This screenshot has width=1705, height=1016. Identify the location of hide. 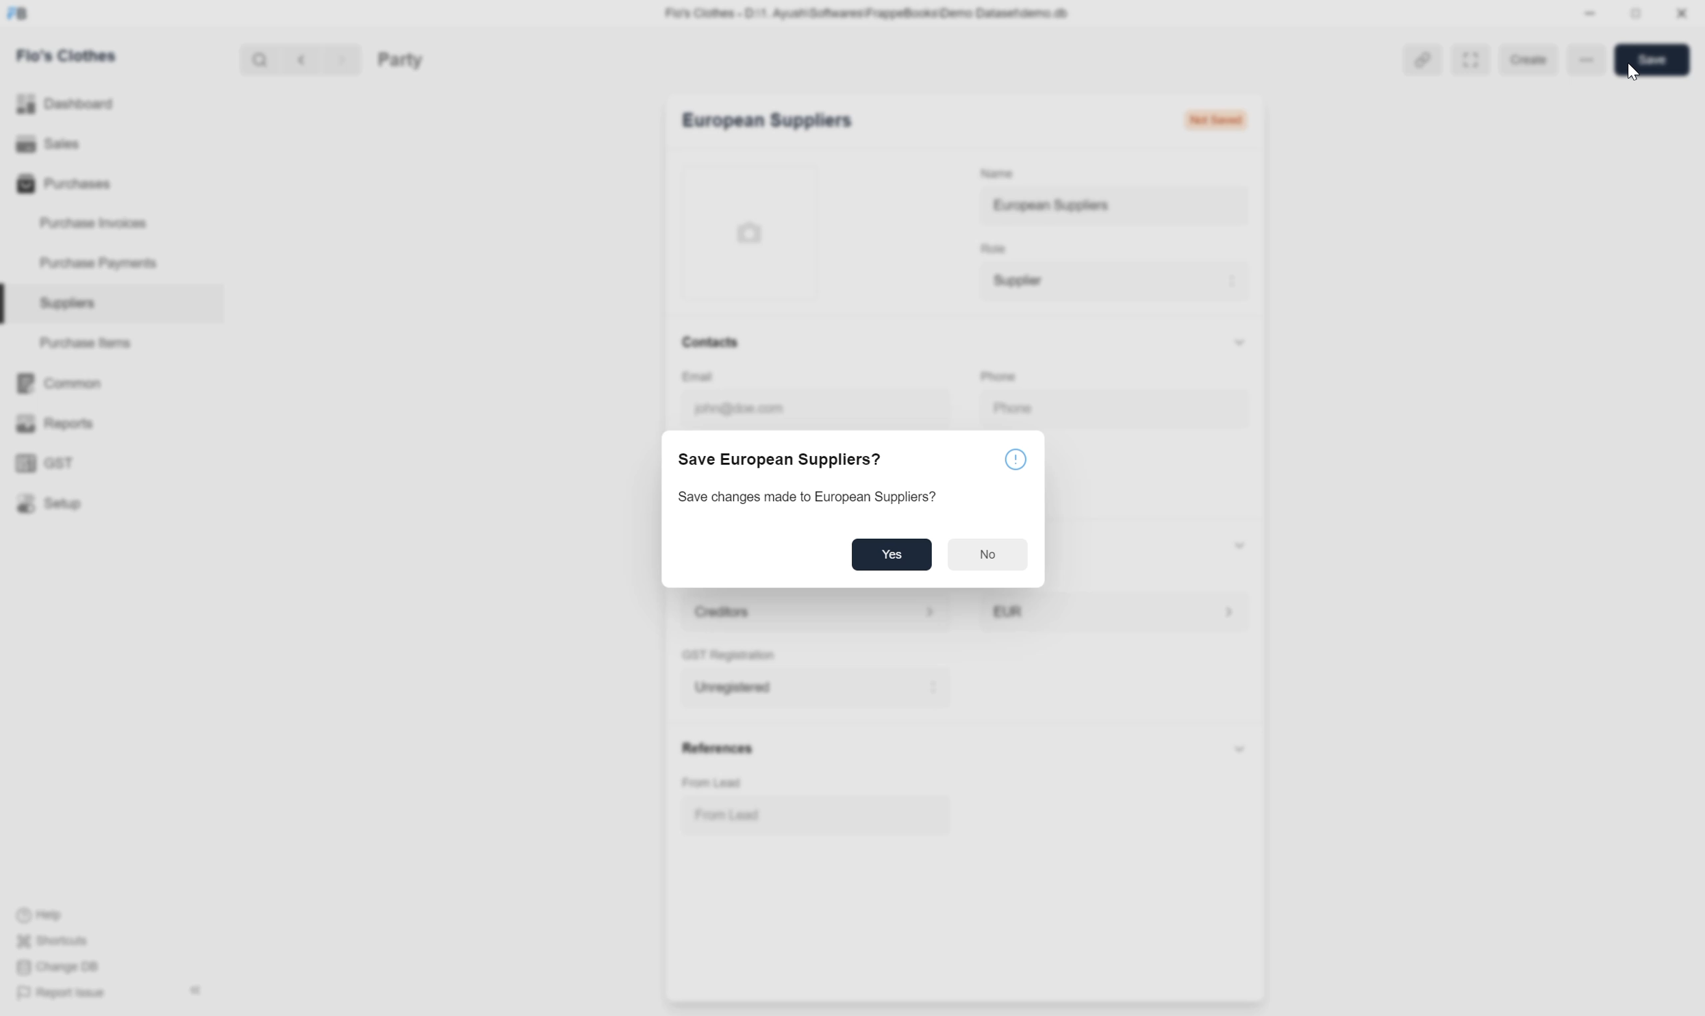
(191, 989).